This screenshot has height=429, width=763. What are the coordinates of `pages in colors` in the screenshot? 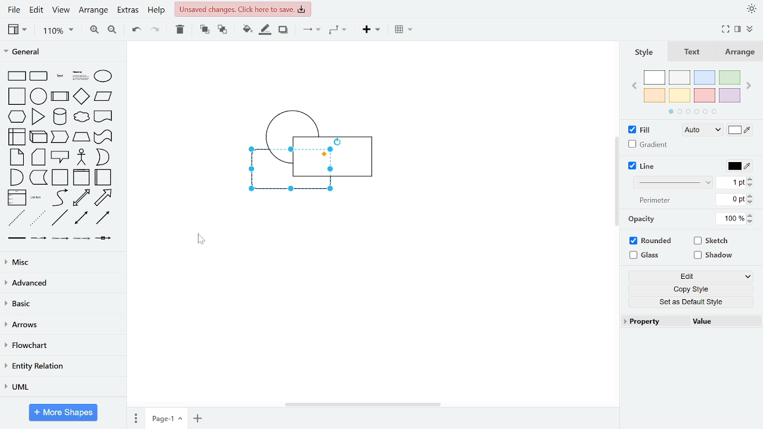 It's located at (693, 111).